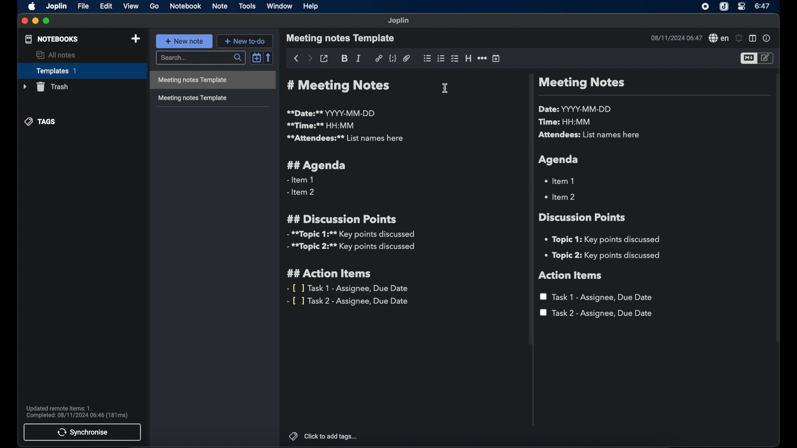 Image resolution: width=797 pixels, height=448 pixels. What do you see at coordinates (349, 302) in the screenshot?
I see `- [ ] task 2 - assignee, due date` at bounding box center [349, 302].